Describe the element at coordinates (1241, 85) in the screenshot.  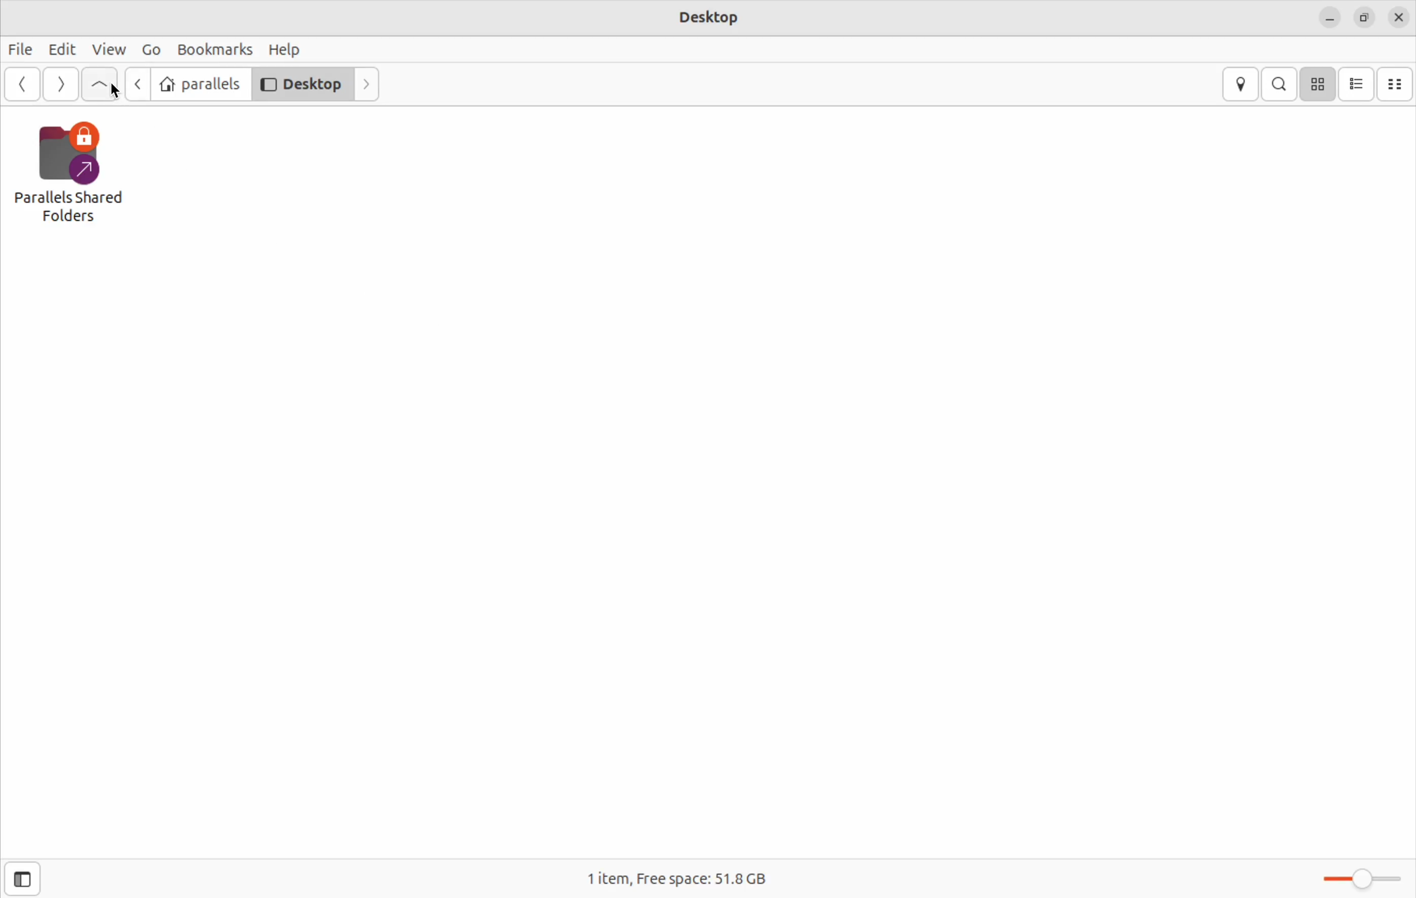
I see `location` at that location.